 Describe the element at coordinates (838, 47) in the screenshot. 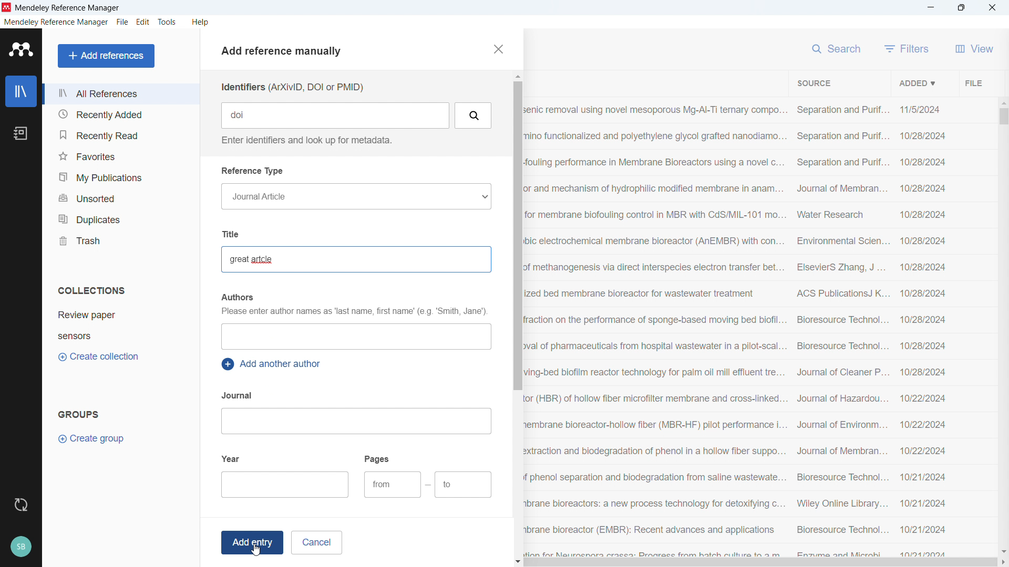

I see `search ` at that location.